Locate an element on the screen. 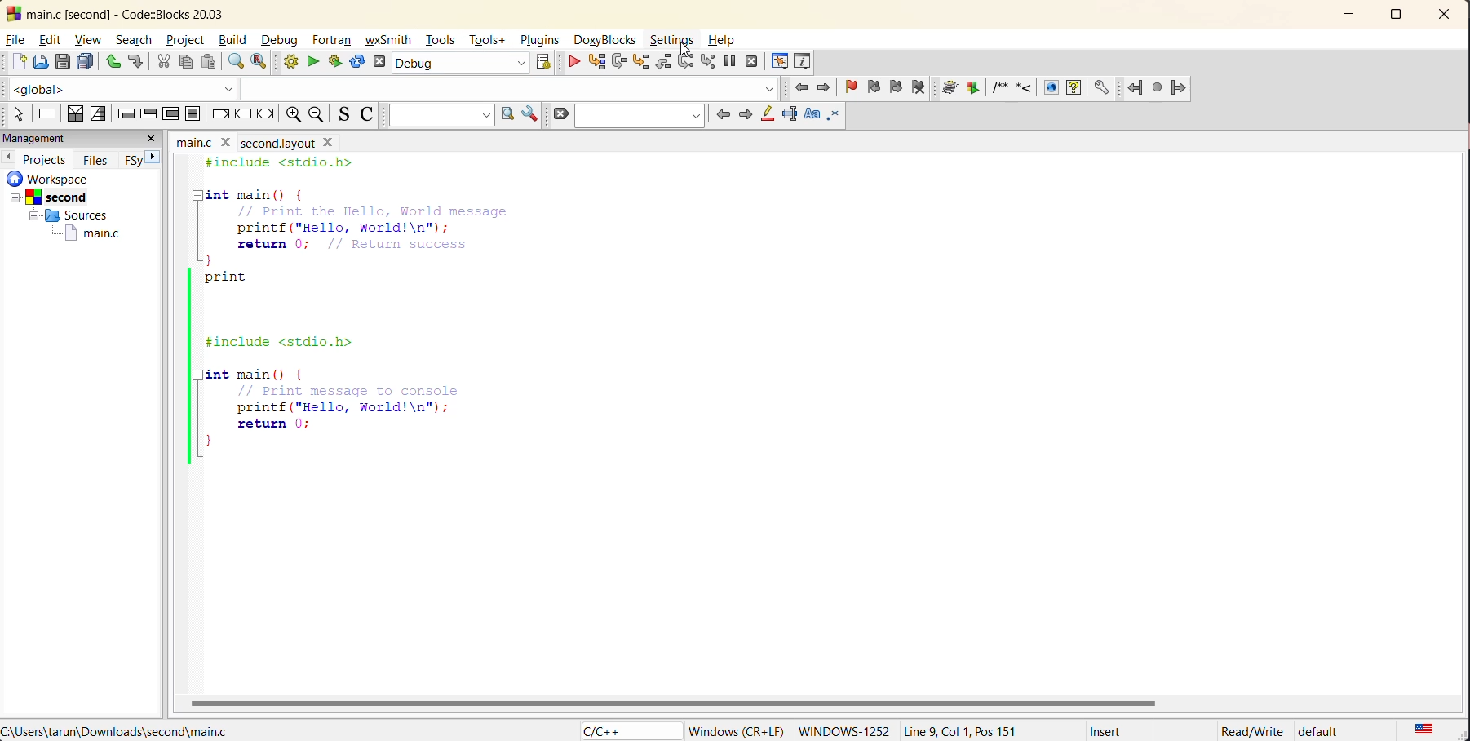 The image size is (1470, 741). Codeblock logo is located at coordinates (12, 13).